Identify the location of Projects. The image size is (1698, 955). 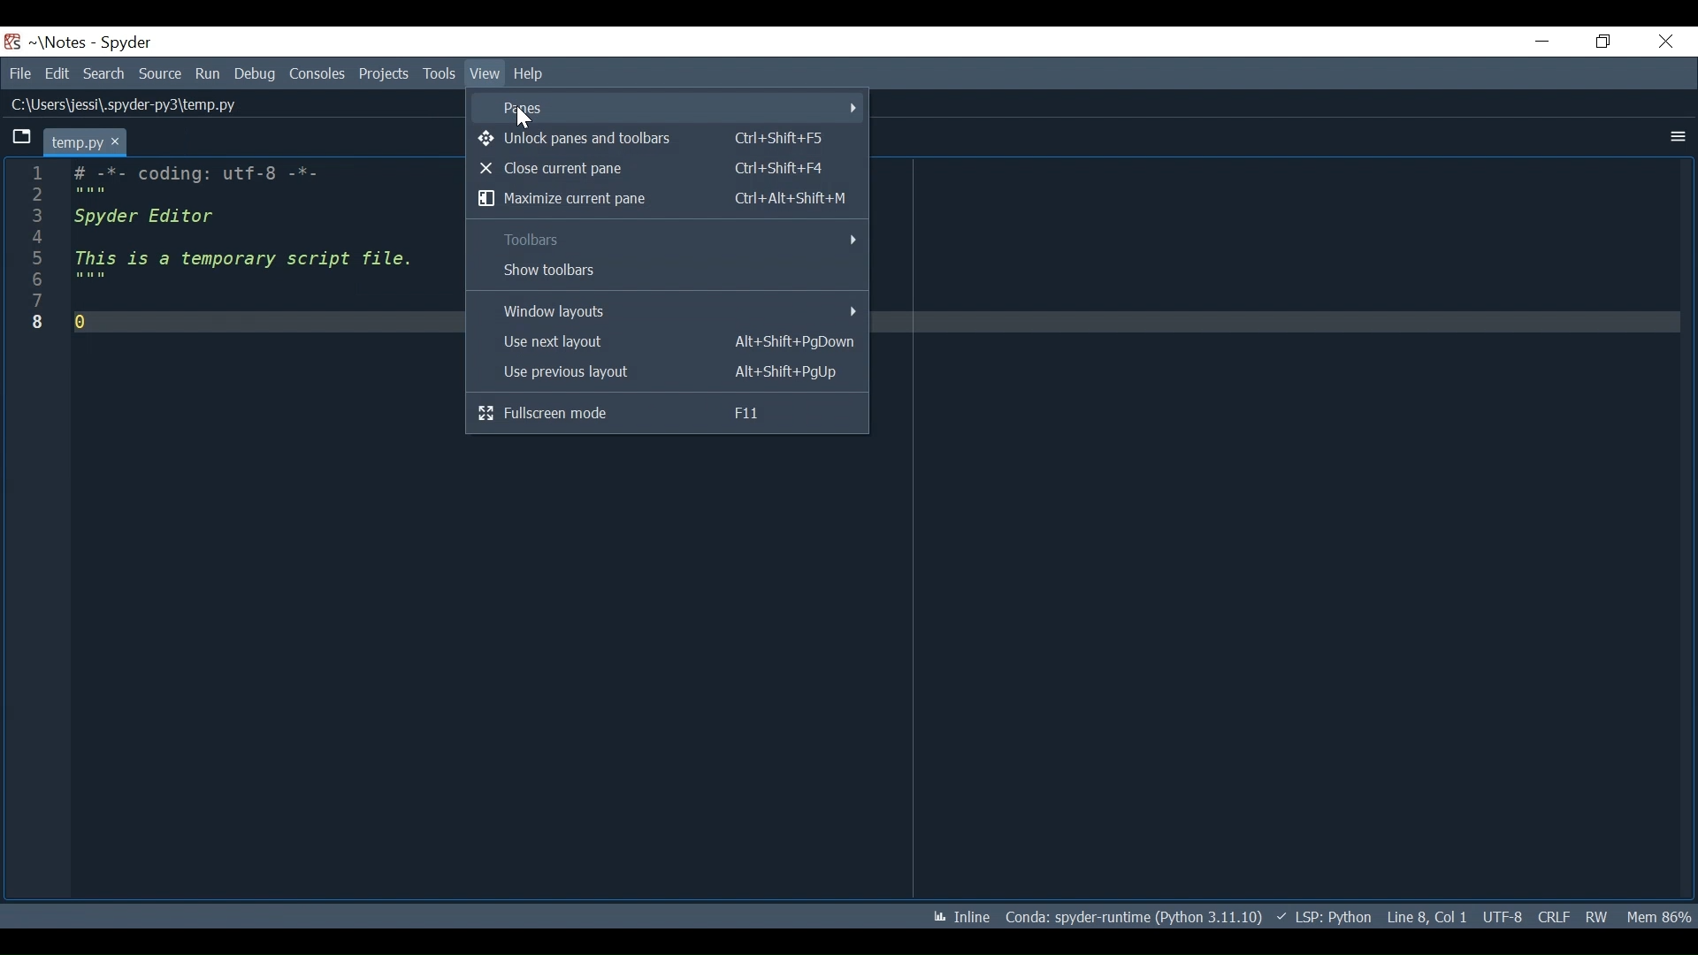
(385, 74).